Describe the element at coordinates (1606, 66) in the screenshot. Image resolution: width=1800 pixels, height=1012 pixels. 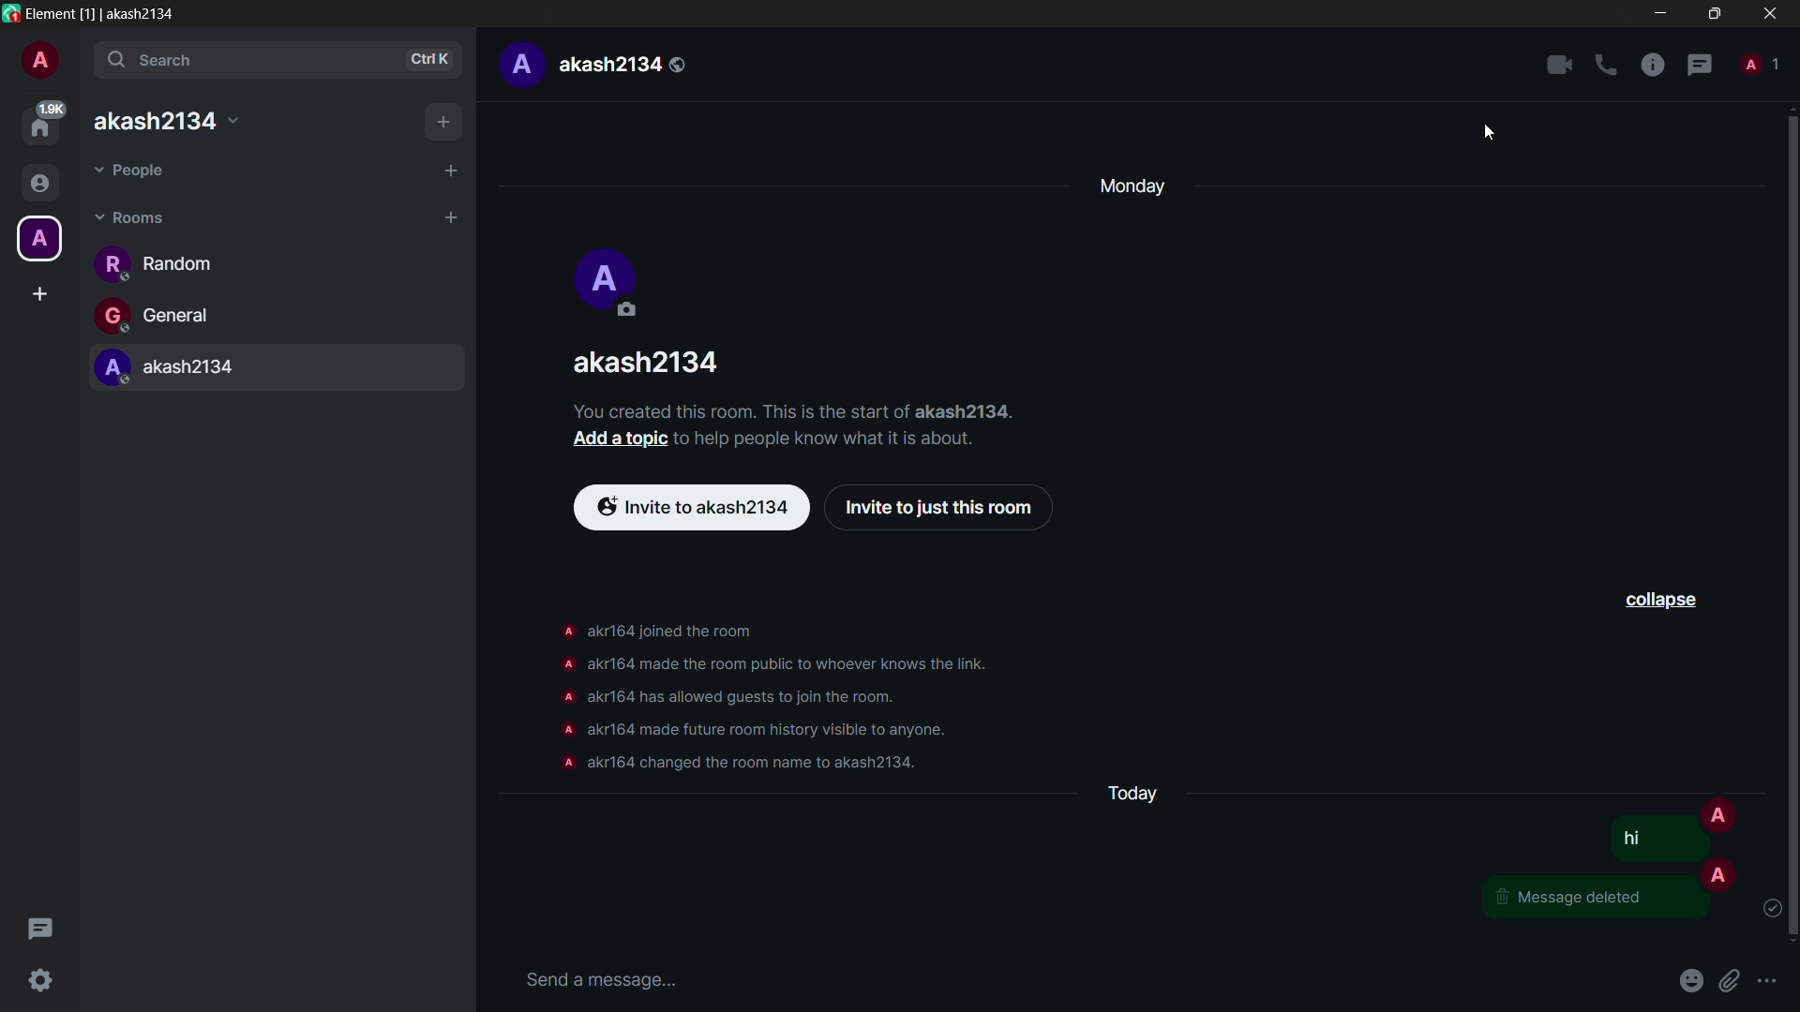
I see `add voice call` at that location.